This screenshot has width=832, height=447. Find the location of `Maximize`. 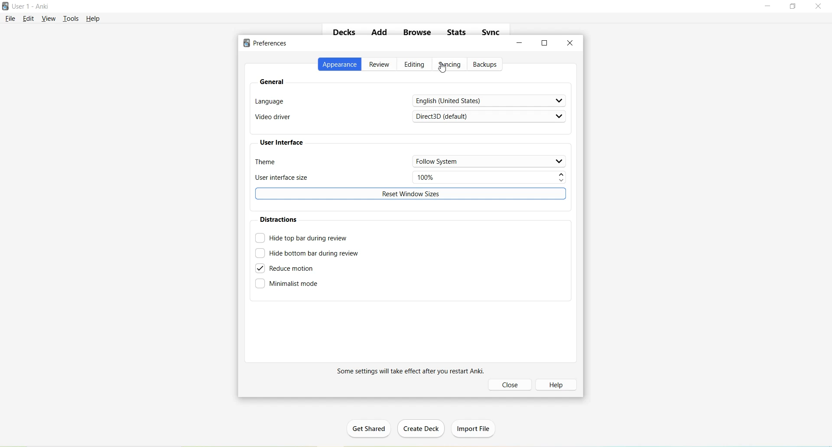

Maximize is located at coordinates (545, 42).